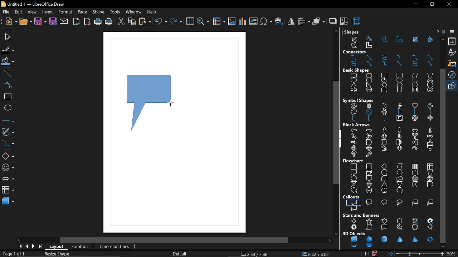 Image resolution: width=458 pixels, height=257 pixels. I want to click on block arc, so click(430, 80).